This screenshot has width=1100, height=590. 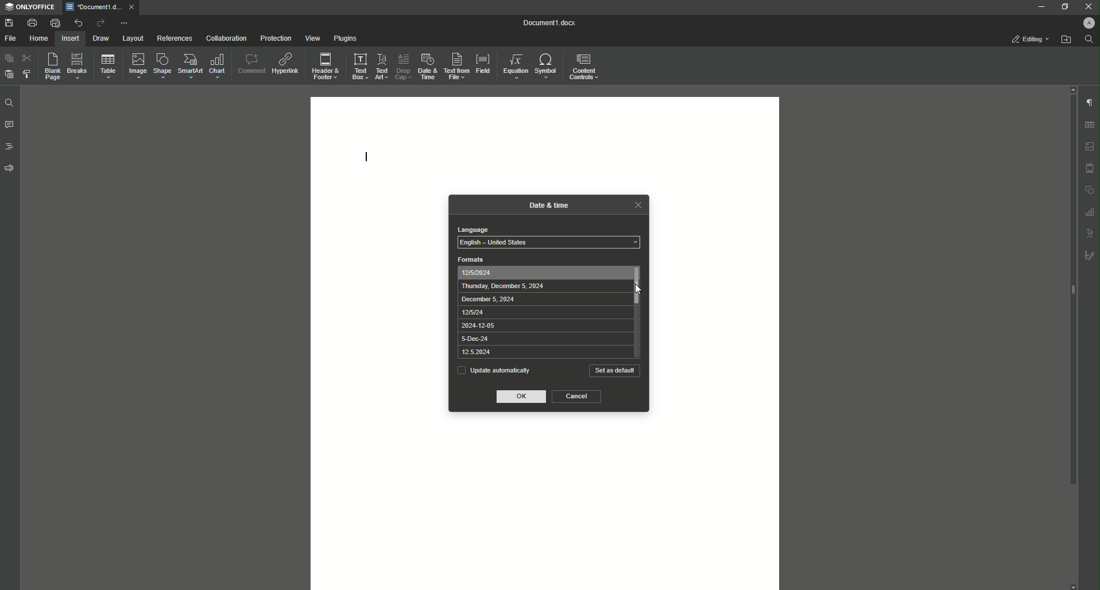 I want to click on Paragraph Settings, so click(x=1089, y=102).